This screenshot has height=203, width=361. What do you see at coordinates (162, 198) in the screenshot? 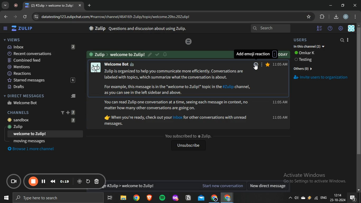
I see `spotify` at bounding box center [162, 198].